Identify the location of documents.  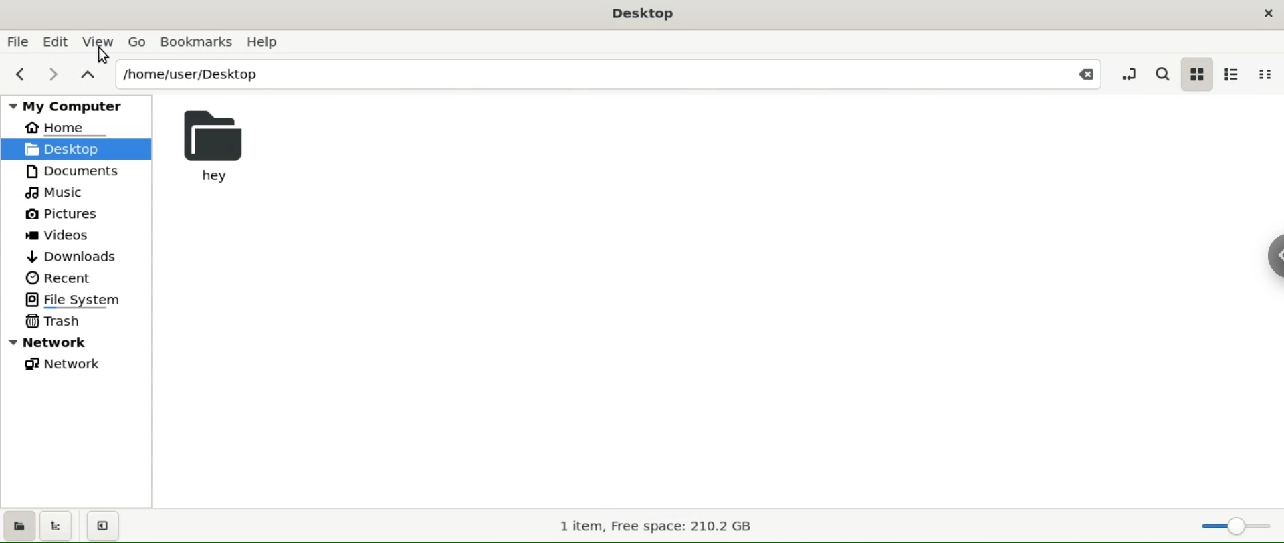
(75, 171).